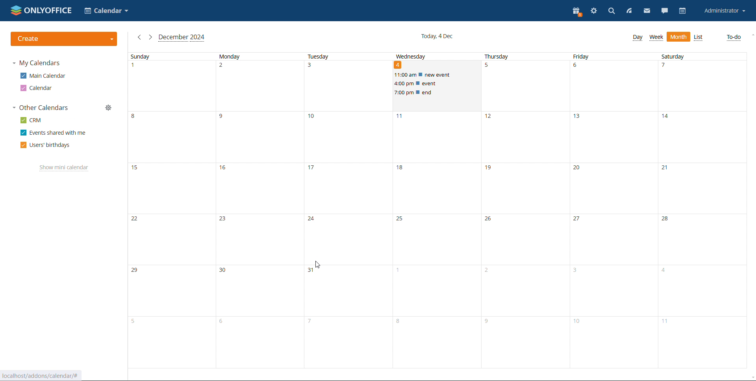 The height and width of the screenshot is (381, 756). What do you see at coordinates (637, 38) in the screenshot?
I see `day view` at bounding box center [637, 38].